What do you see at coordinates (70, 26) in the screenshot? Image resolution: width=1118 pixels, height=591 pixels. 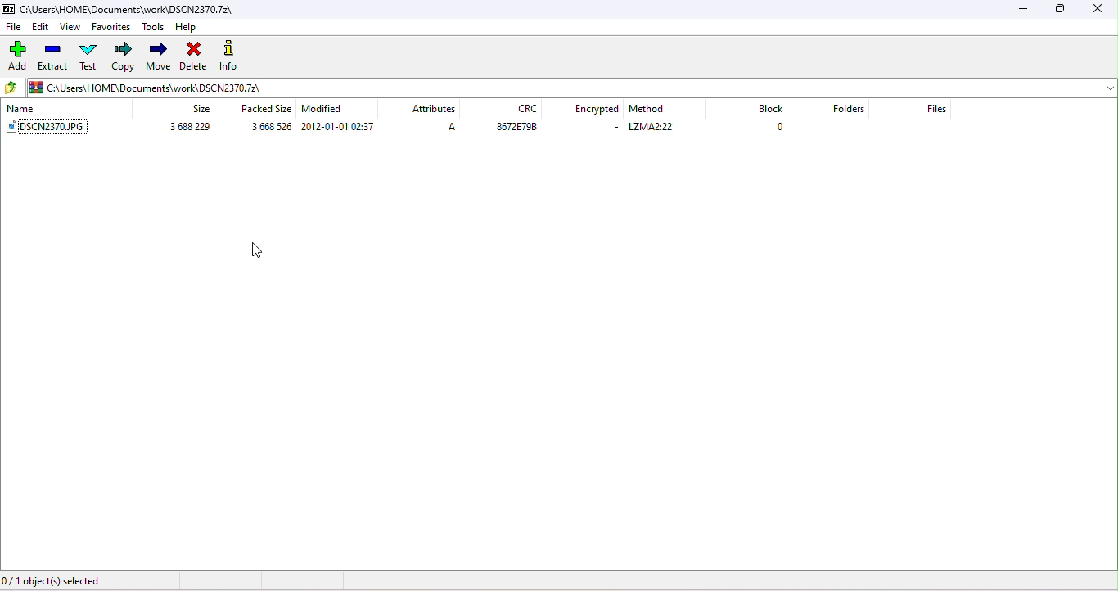 I see `view` at bounding box center [70, 26].